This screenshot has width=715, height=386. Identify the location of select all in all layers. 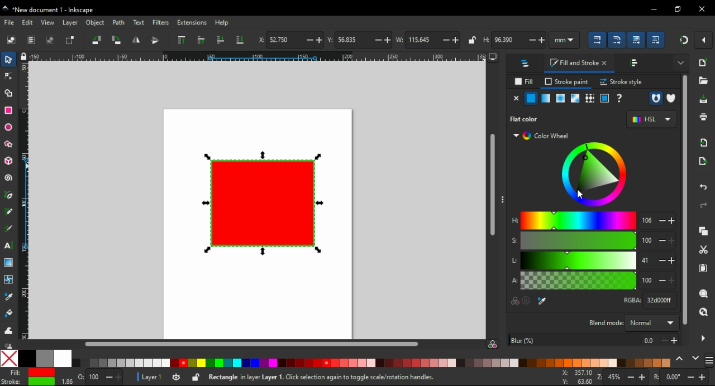
(32, 40).